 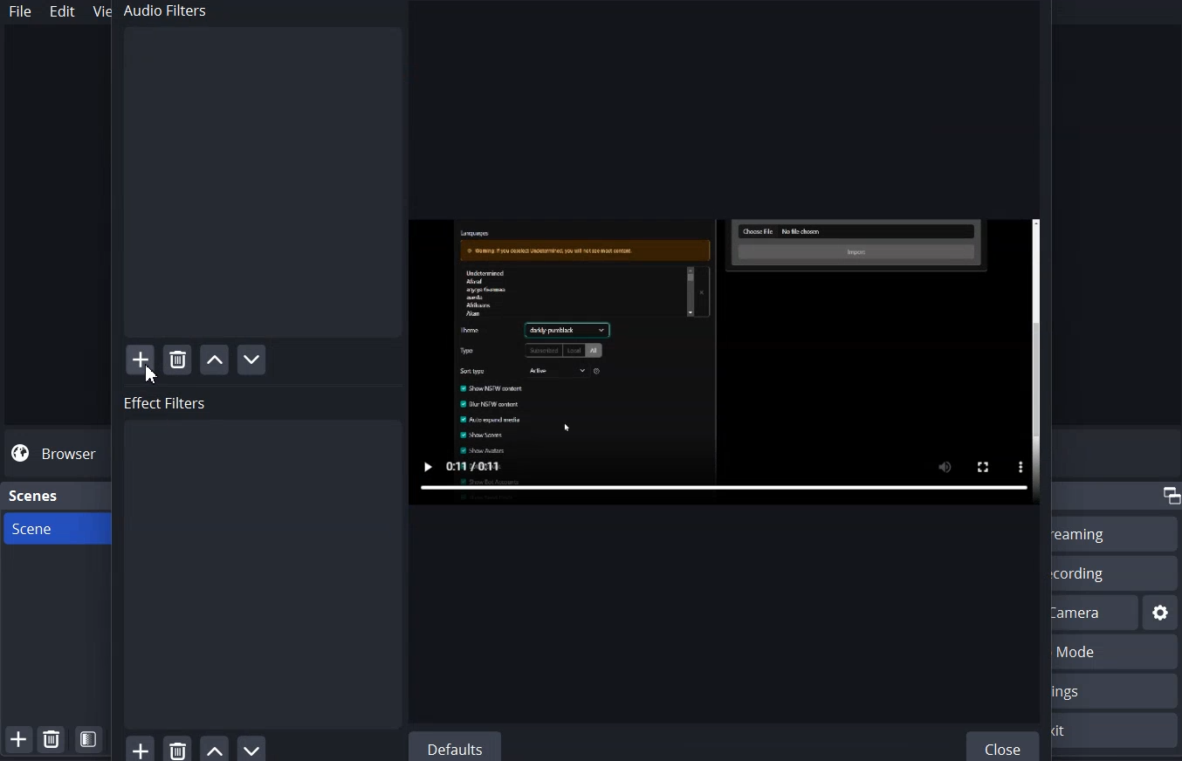 What do you see at coordinates (1113, 572) in the screenshot?
I see `Start Recording` at bounding box center [1113, 572].